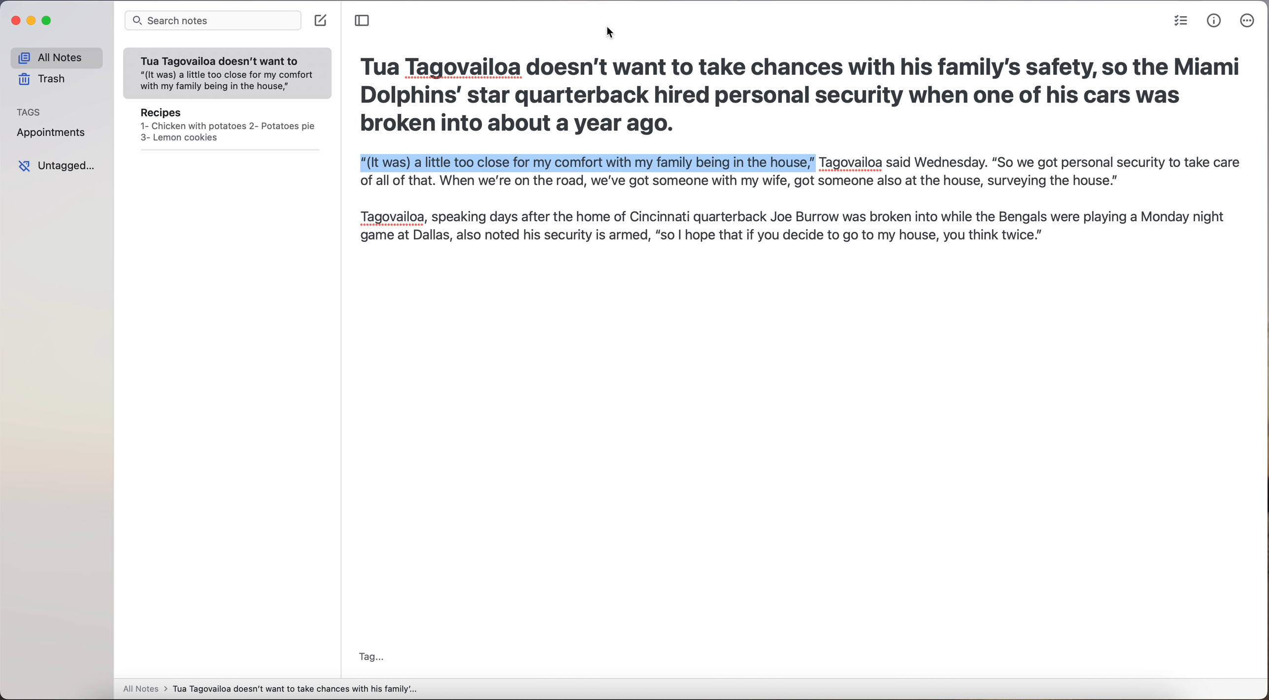  What do you see at coordinates (56, 57) in the screenshot?
I see `all notes` at bounding box center [56, 57].